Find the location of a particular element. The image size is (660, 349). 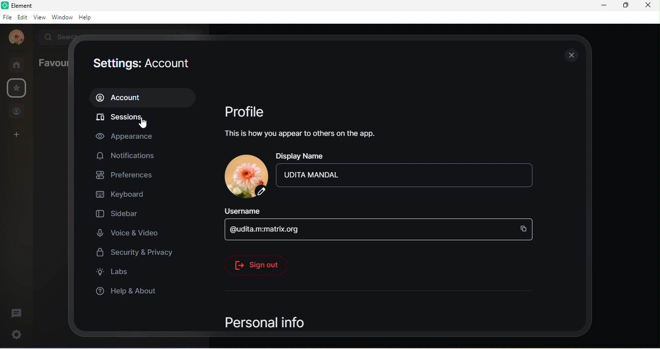

notification is located at coordinates (128, 155).